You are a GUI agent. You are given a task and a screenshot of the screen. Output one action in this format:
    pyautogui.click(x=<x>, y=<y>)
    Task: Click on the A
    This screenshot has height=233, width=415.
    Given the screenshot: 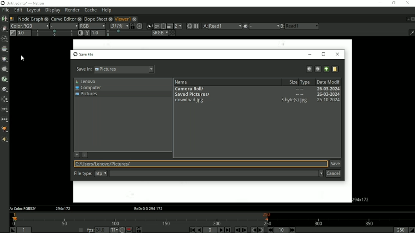 What is the action you would take?
    pyautogui.click(x=22, y=209)
    